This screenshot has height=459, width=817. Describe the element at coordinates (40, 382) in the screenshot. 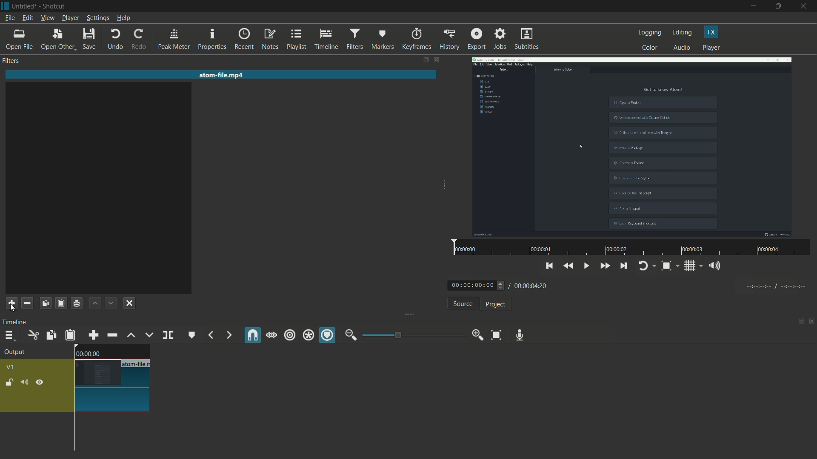

I see `hide` at that location.